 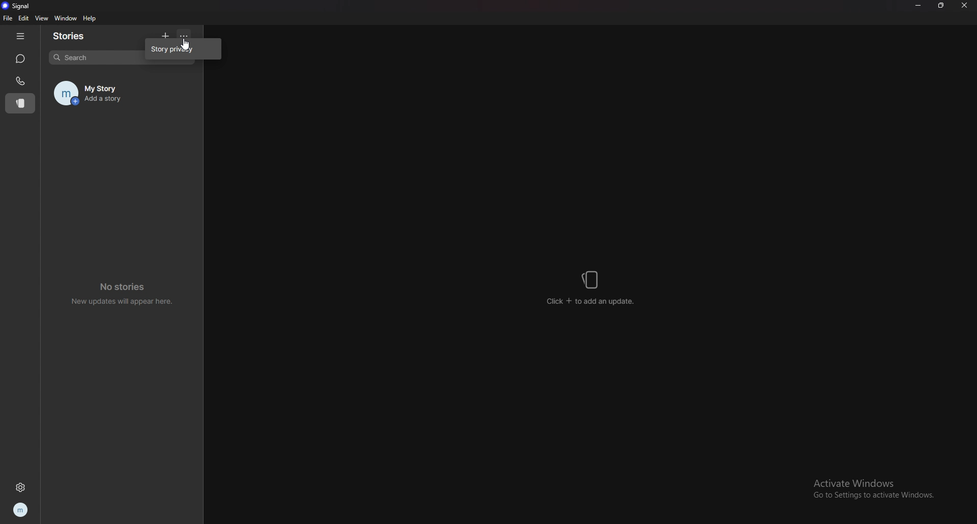 I want to click on hide tab, so click(x=20, y=36).